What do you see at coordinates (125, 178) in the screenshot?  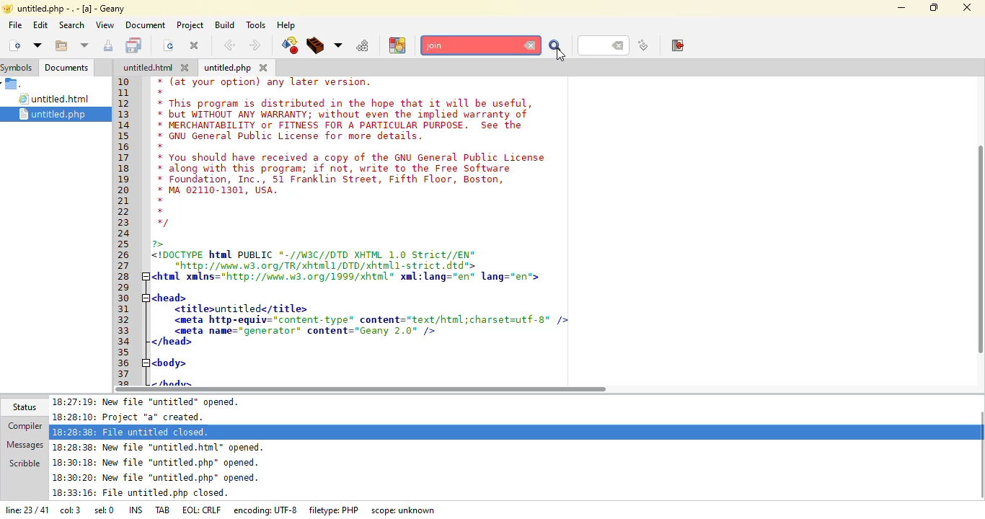 I see `19` at bounding box center [125, 178].